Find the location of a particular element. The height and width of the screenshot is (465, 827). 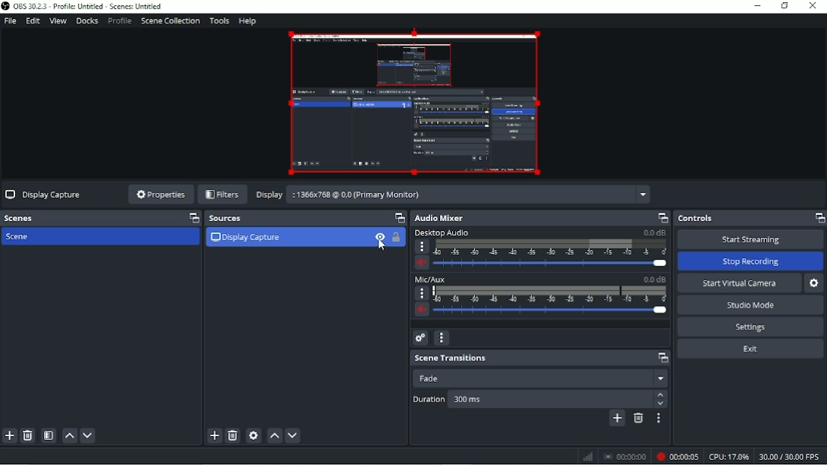

Mic/AUX is located at coordinates (541, 295).